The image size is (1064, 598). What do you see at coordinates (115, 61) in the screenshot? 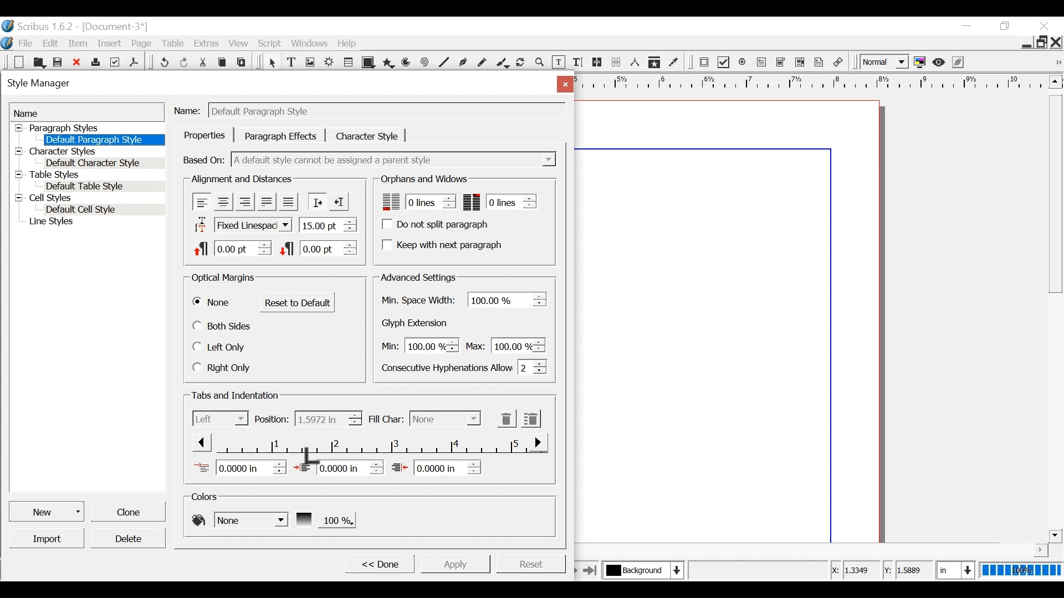
I see `Prefilight Verifier` at bounding box center [115, 61].